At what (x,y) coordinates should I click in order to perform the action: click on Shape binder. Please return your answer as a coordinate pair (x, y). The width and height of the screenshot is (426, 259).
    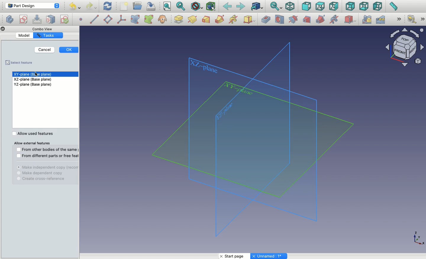
    Looking at the image, I should click on (135, 19).